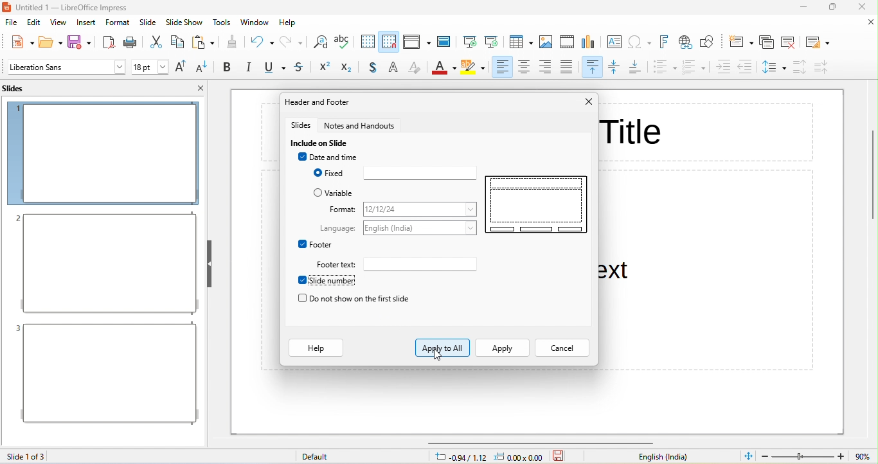 The width and height of the screenshot is (878, 464). What do you see at coordinates (571, 67) in the screenshot?
I see `justified` at bounding box center [571, 67].